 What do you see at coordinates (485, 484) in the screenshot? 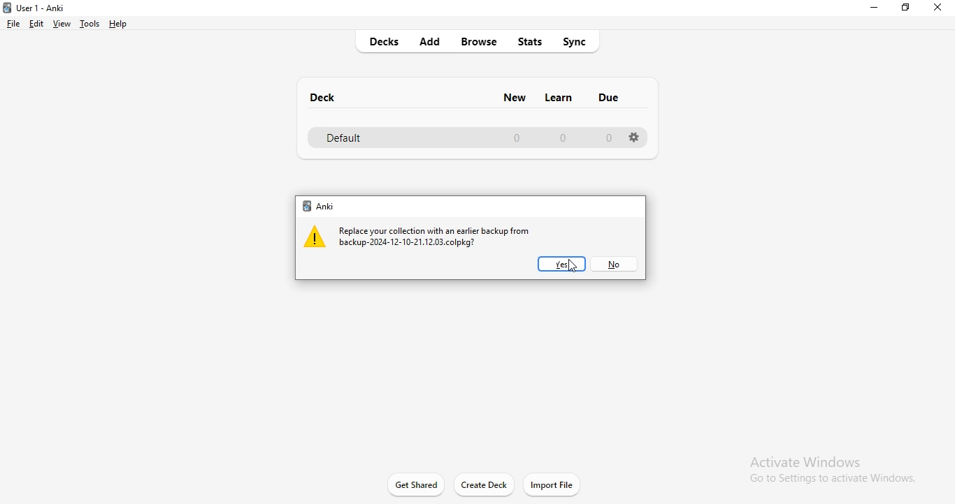
I see `create deck` at bounding box center [485, 484].